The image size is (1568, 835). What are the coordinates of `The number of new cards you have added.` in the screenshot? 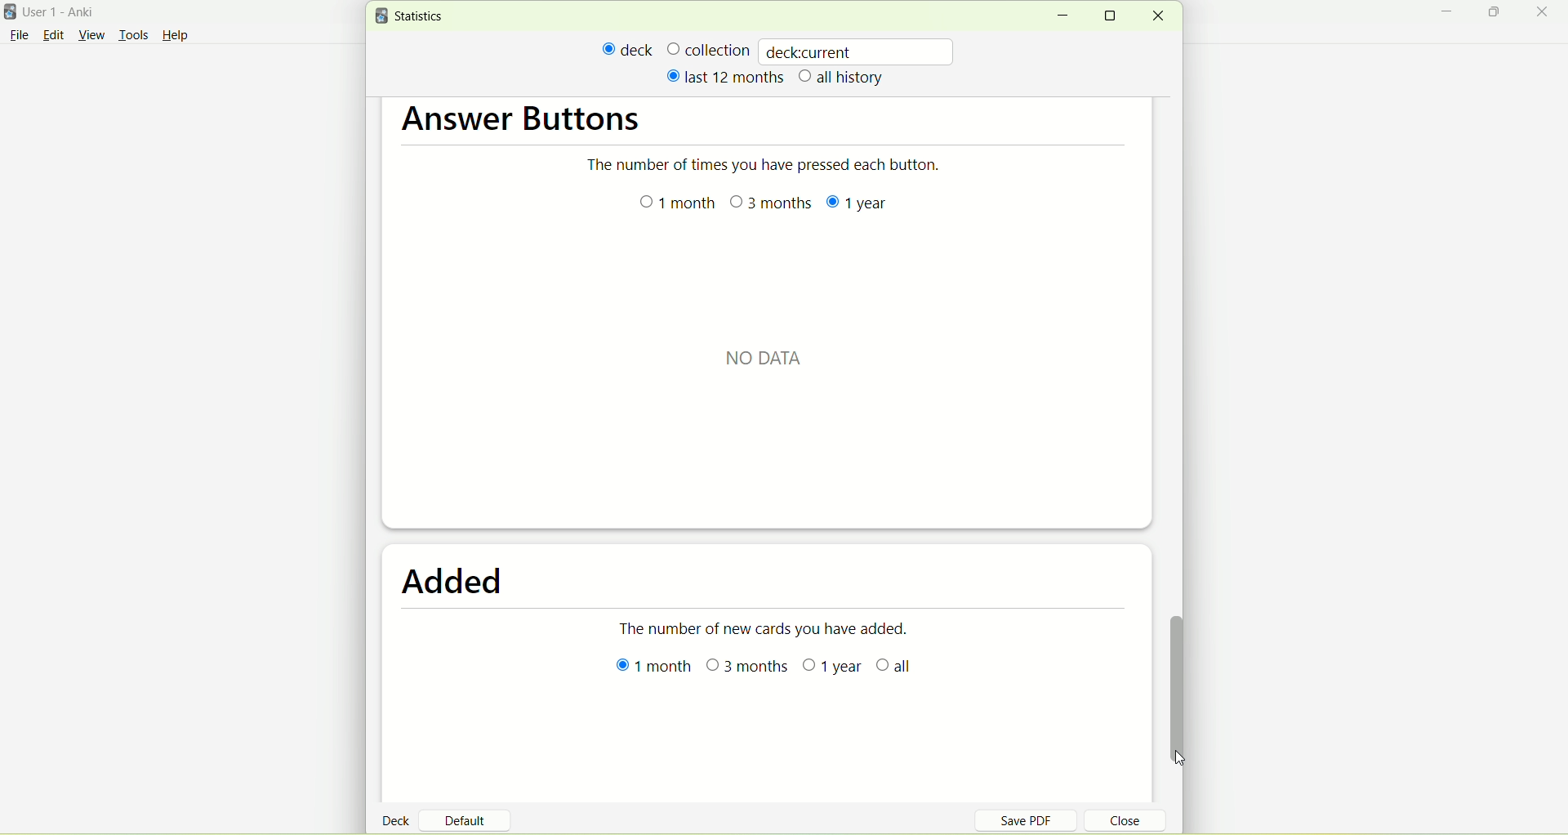 It's located at (770, 627).